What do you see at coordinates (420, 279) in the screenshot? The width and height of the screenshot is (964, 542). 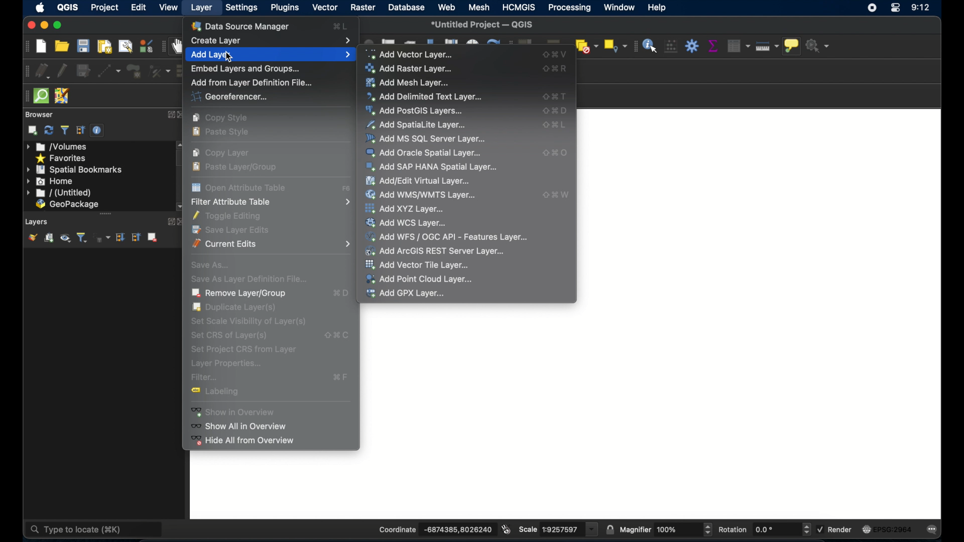 I see `Add Point Cloud Layer...` at bounding box center [420, 279].